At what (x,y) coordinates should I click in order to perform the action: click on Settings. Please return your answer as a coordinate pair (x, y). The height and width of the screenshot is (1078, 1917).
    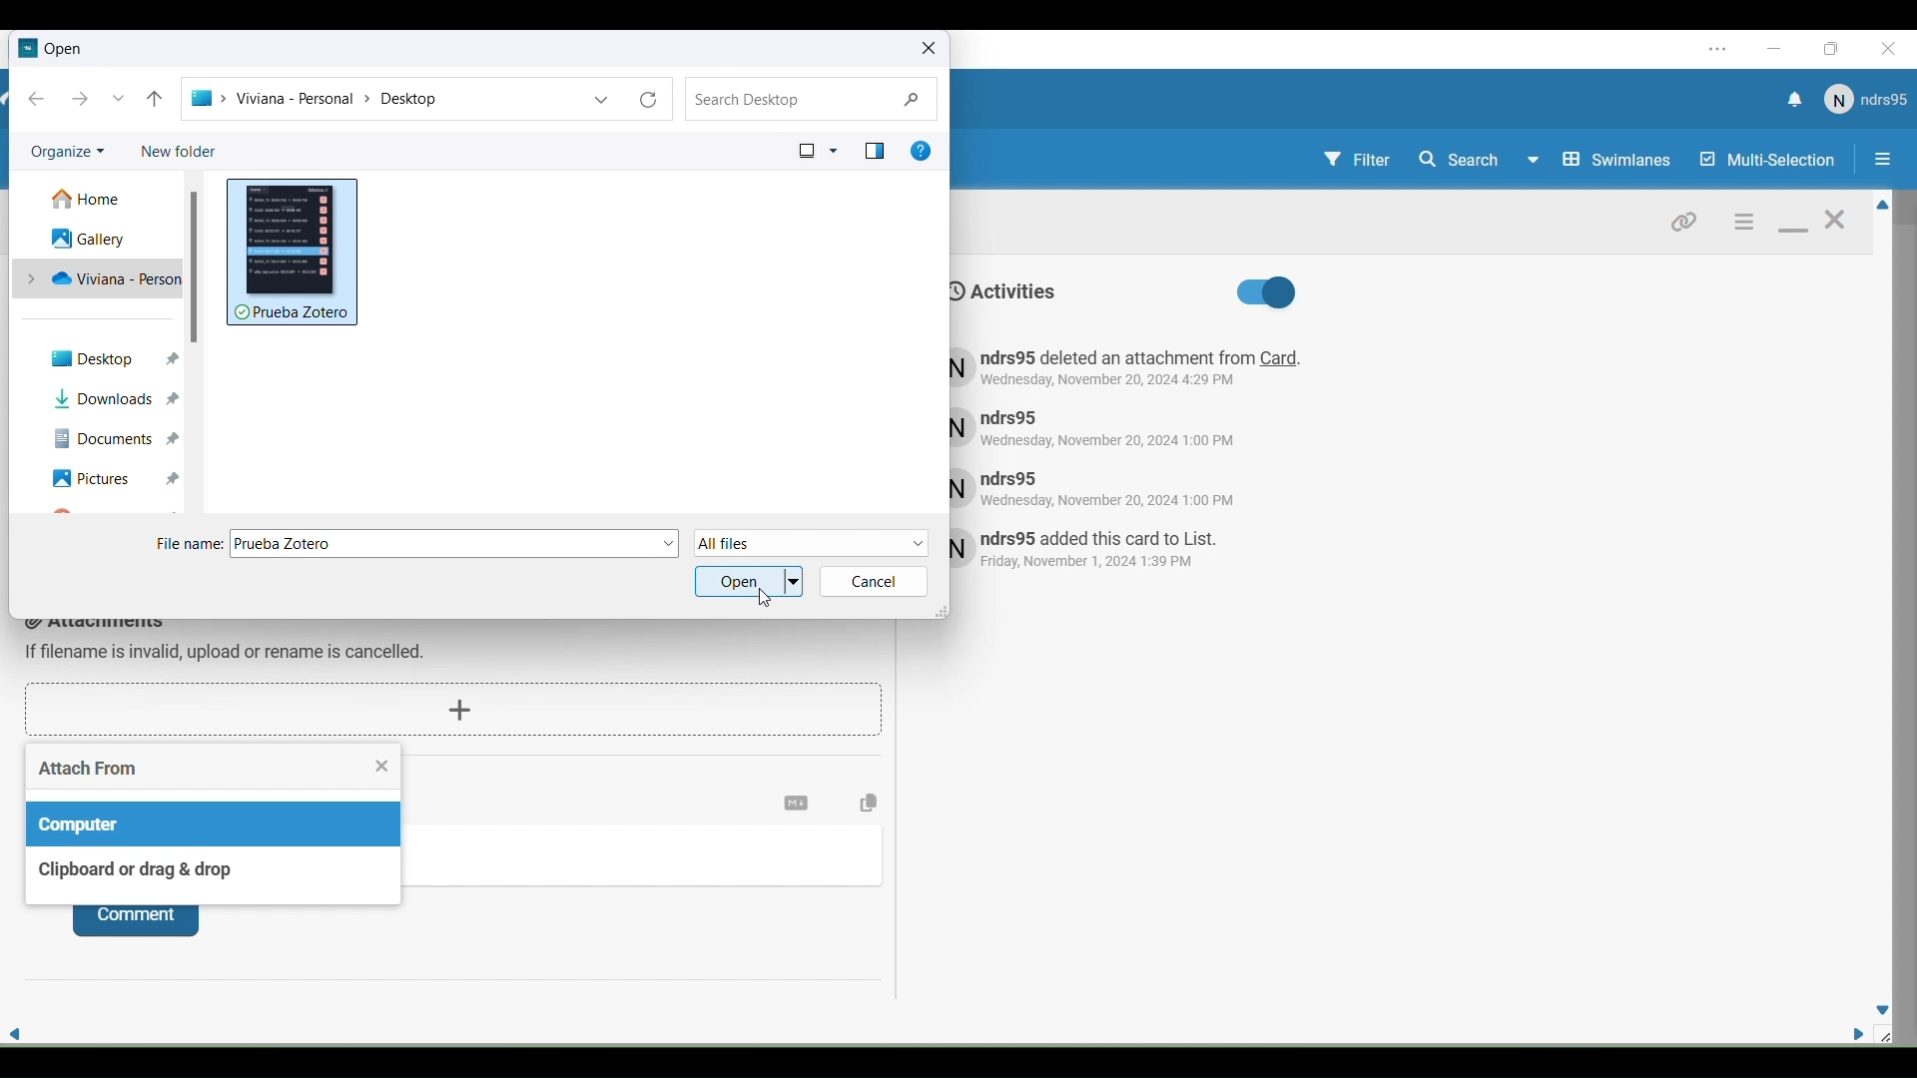
    Looking at the image, I should click on (795, 804).